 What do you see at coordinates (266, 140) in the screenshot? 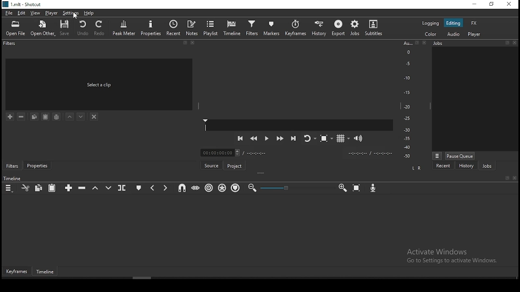
I see `play/pause` at bounding box center [266, 140].